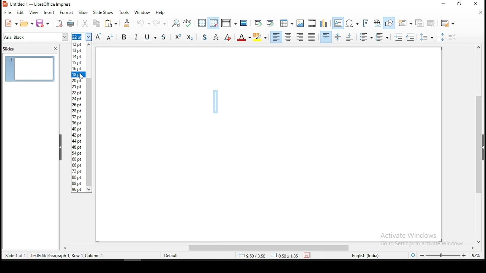 The image size is (486, 273). I want to click on slide layout, so click(448, 24).